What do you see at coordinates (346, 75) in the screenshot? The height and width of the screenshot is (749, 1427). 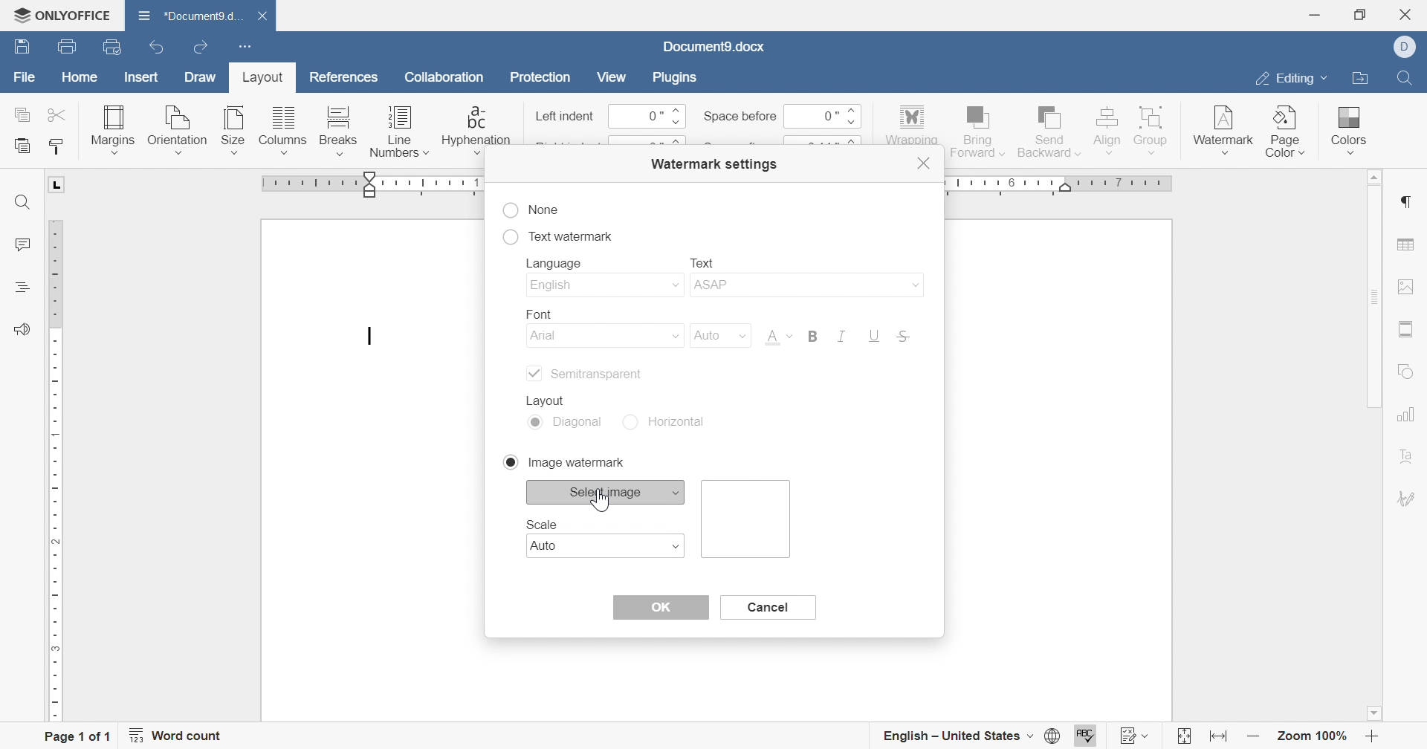 I see `references` at bounding box center [346, 75].